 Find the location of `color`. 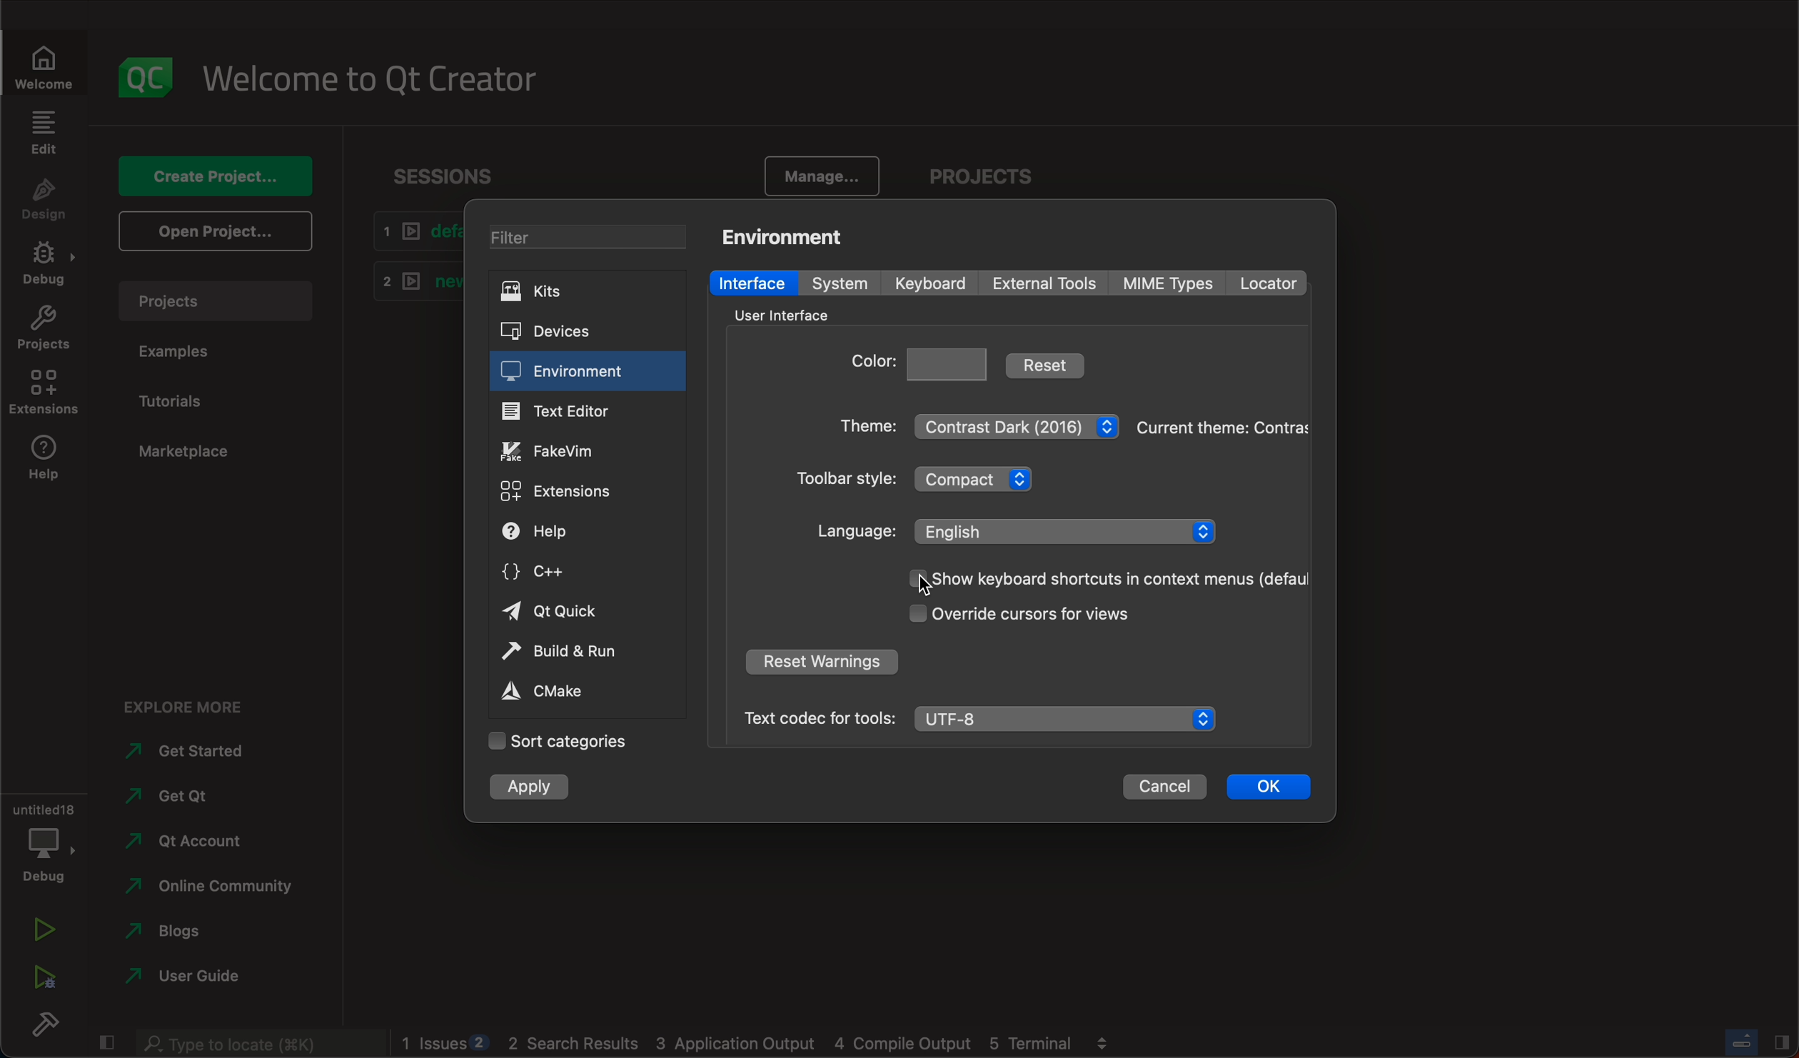

color is located at coordinates (922, 362).